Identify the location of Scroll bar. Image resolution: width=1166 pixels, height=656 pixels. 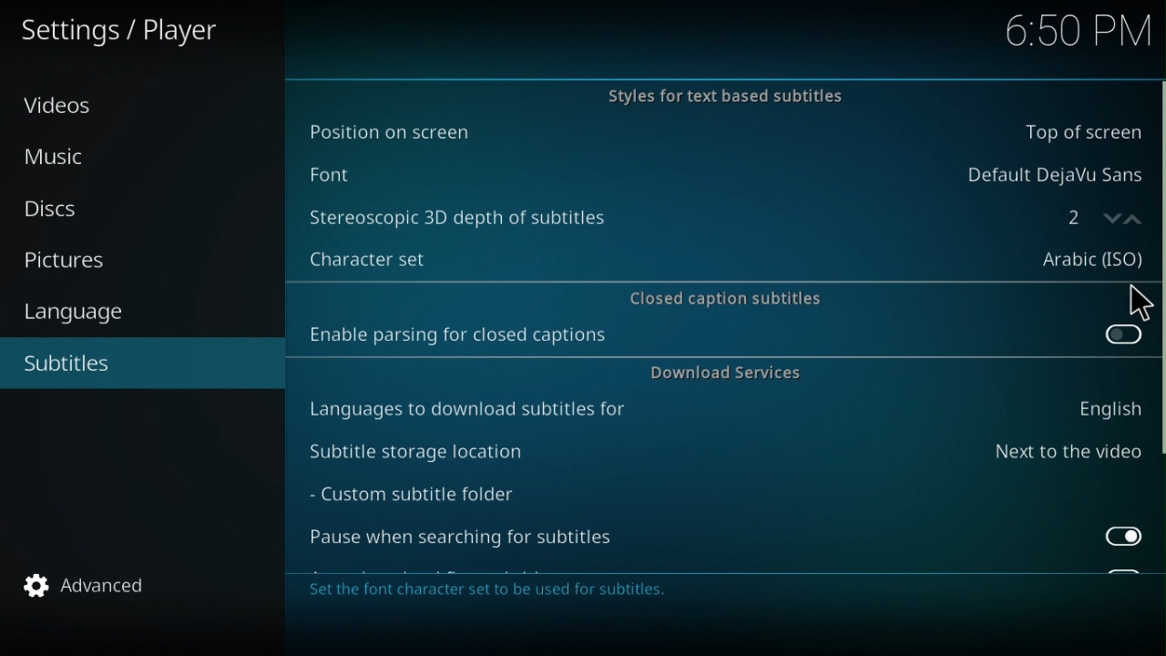
(1159, 268).